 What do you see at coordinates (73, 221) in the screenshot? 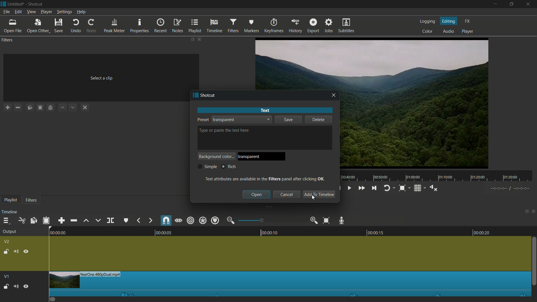
I see `ripple delete` at bounding box center [73, 221].